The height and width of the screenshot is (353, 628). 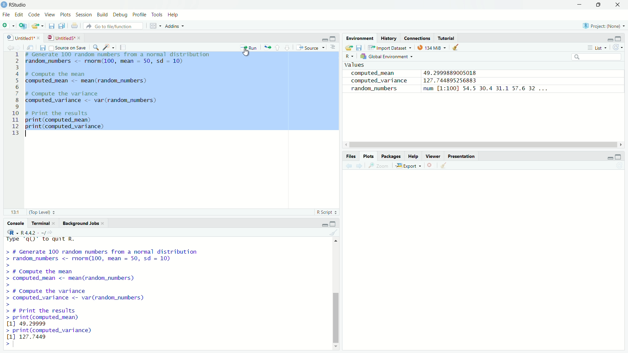 What do you see at coordinates (580, 4) in the screenshot?
I see `minimize` at bounding box center [580, 4].